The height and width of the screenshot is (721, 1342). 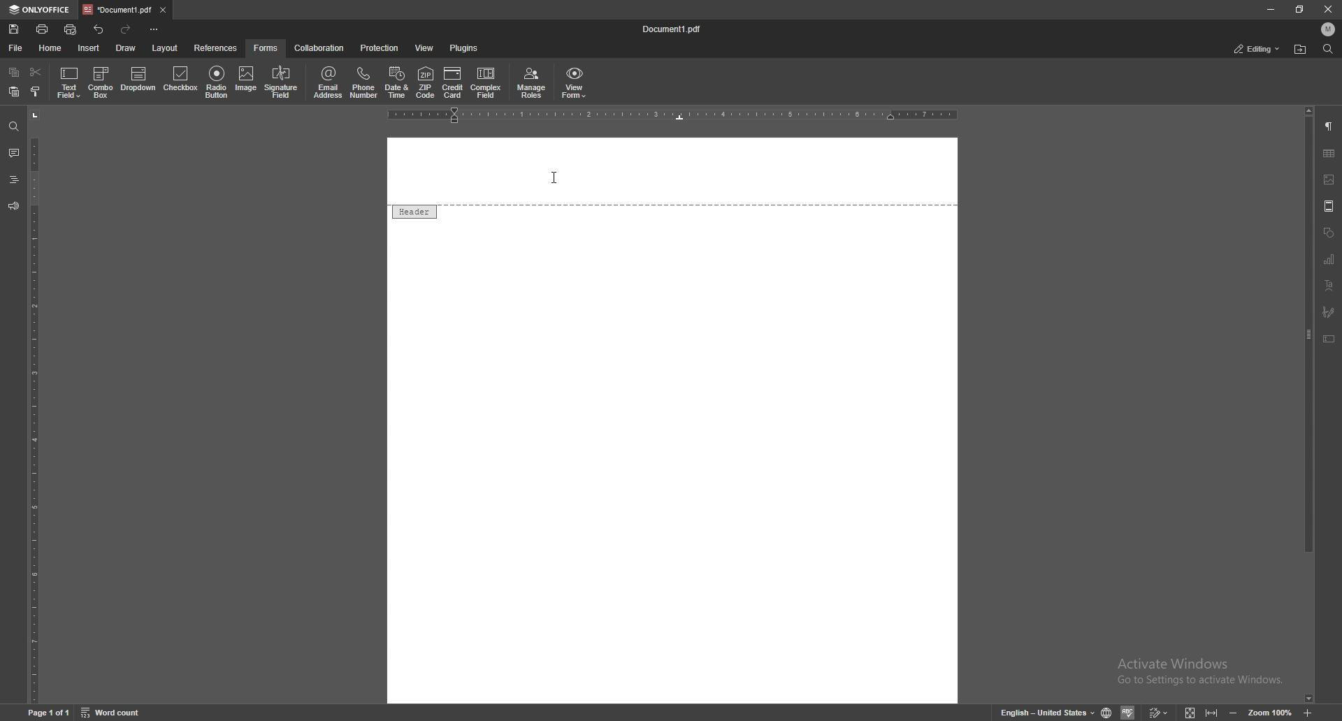 What do you see at coordinates (266, 48) in the screenshot?
I see `f` at bounding box center [266, 48].